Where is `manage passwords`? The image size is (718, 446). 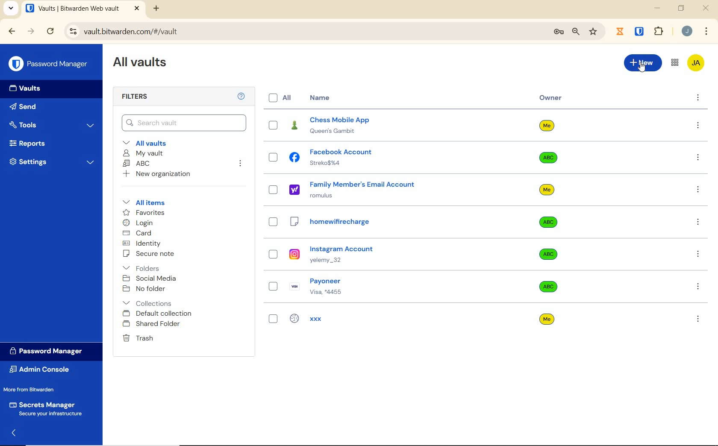 manage passwords is located at coordinates (559, 32).